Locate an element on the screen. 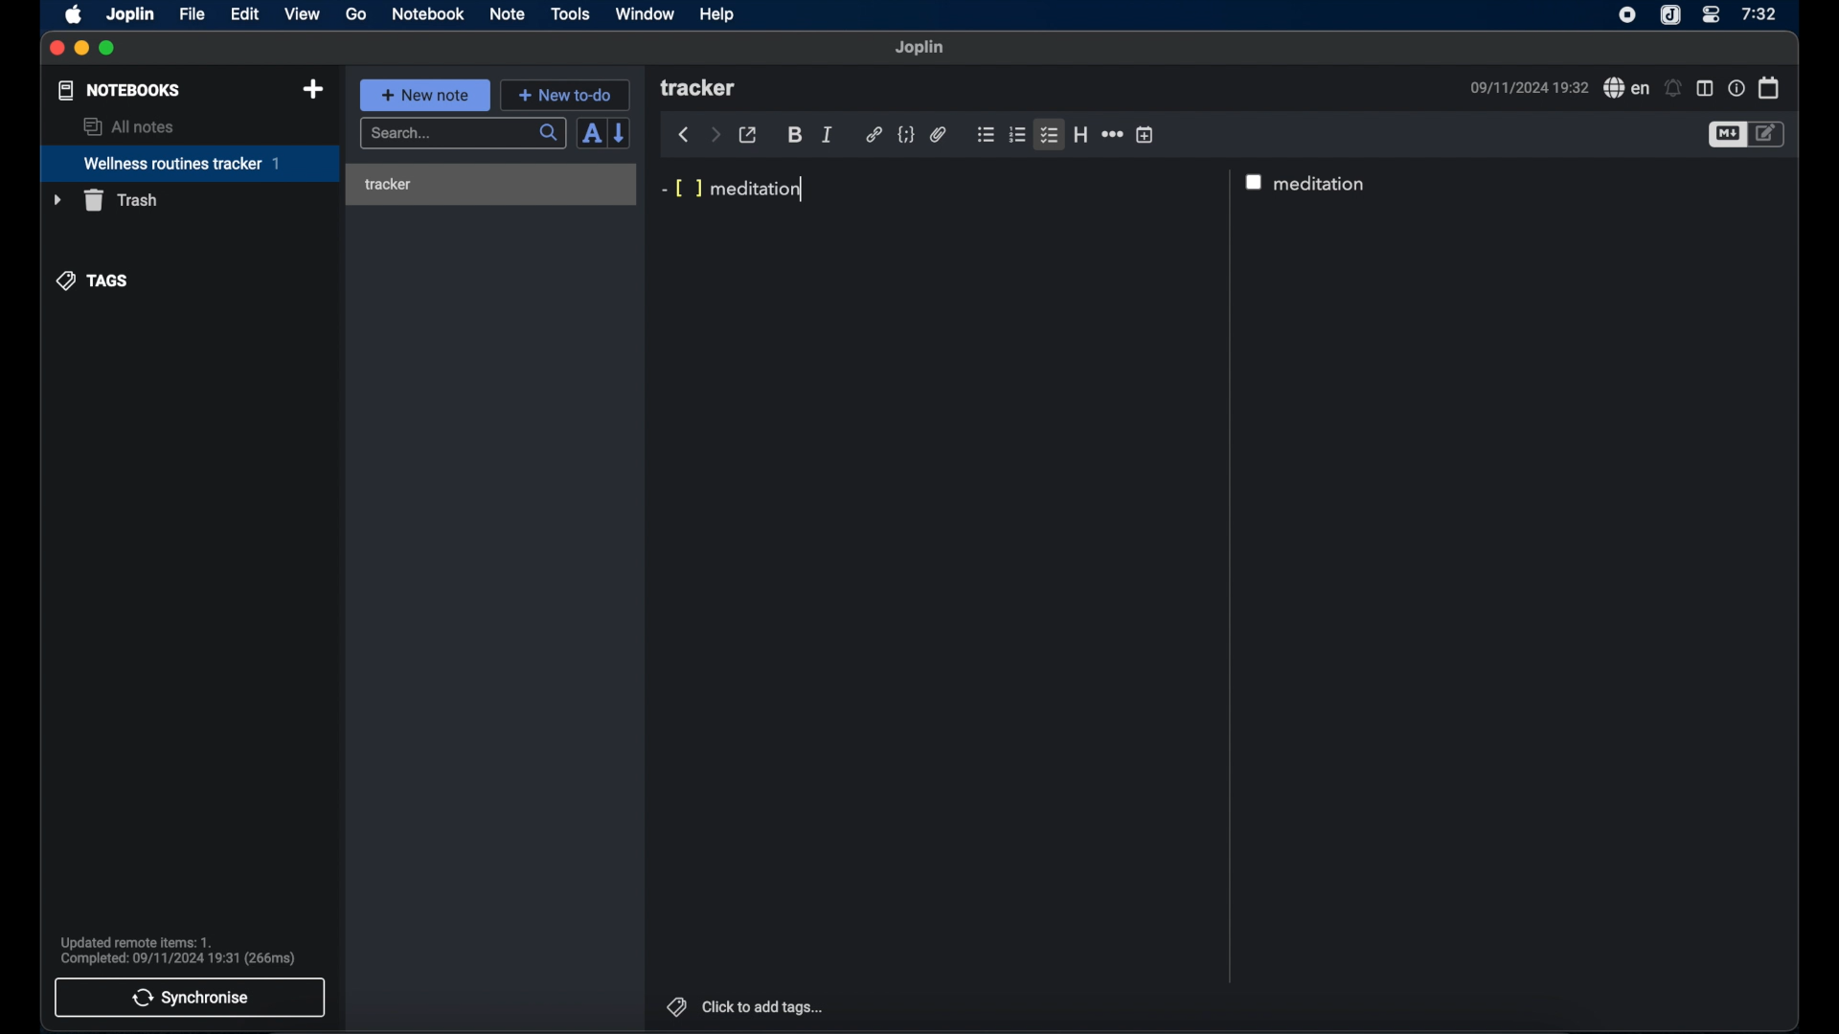 This screenshot has height=1034, width=1839. edit is located at coordinates (244, 14).